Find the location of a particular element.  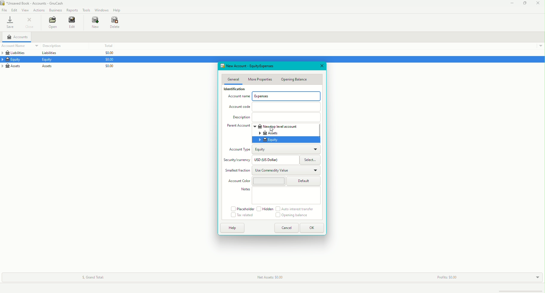

Profits is located at coordinates (447, 276).